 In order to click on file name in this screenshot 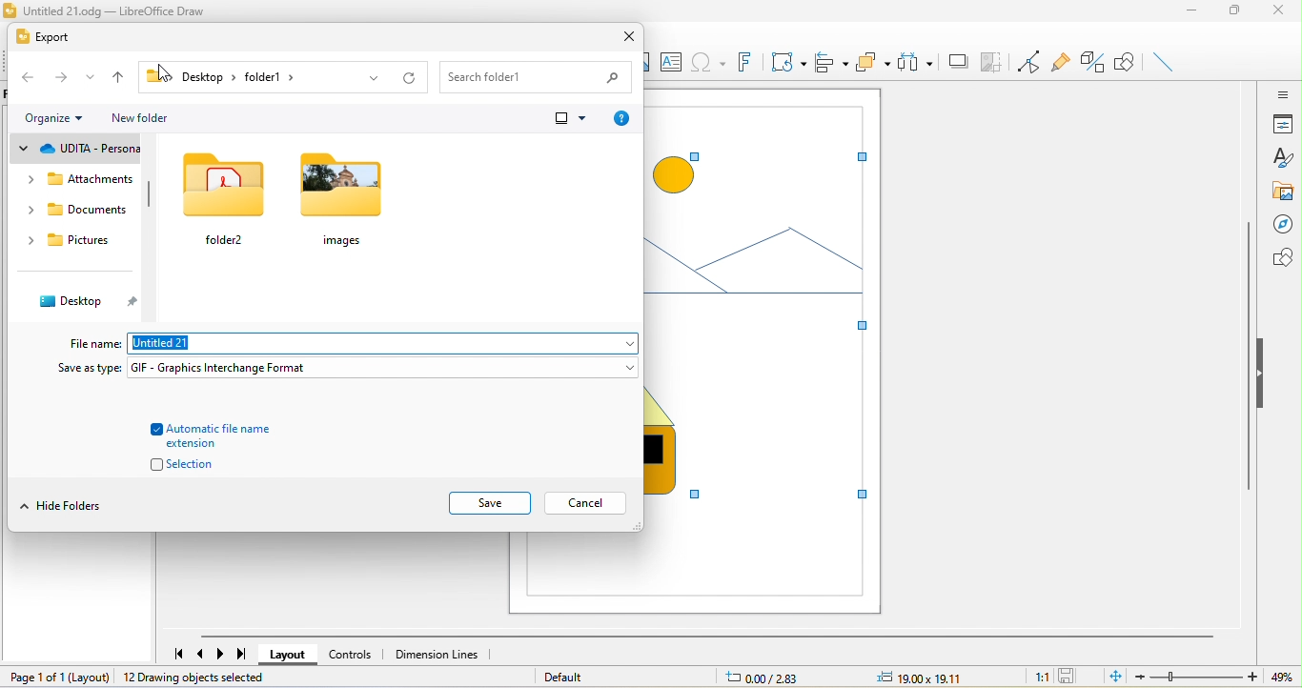, I will do `click(92, 341)`.